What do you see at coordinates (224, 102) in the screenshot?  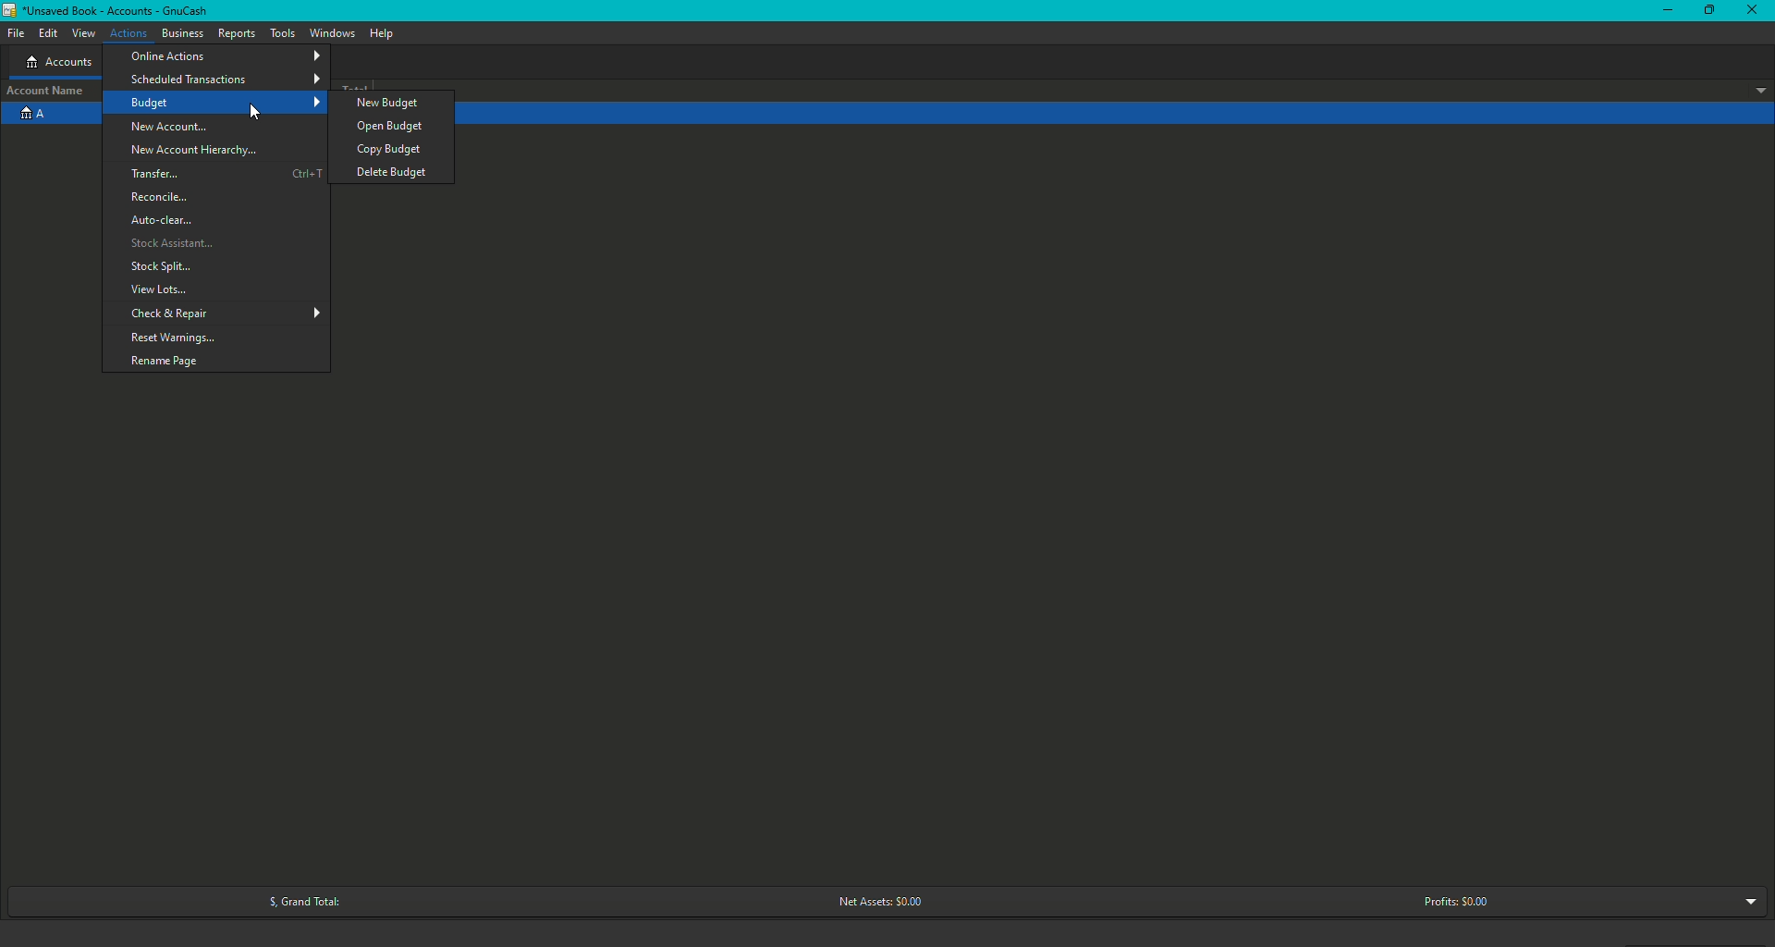 I see `Budget` at bounding box center [224, 102].